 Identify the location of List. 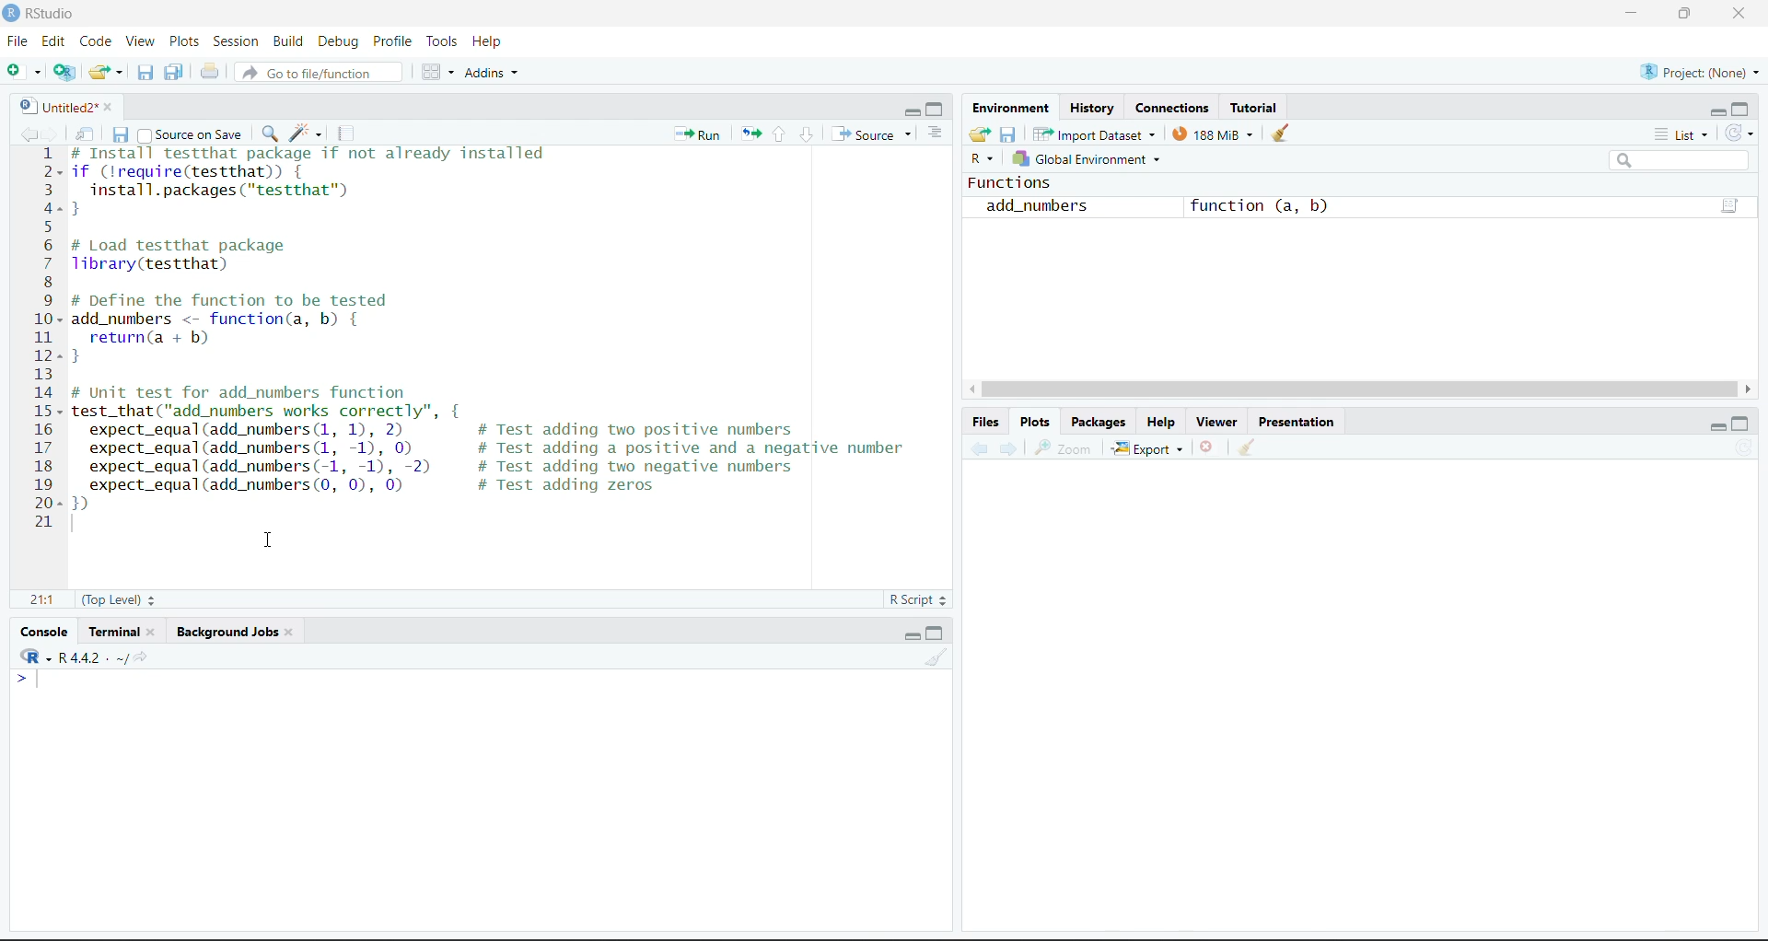
(1681, 134).